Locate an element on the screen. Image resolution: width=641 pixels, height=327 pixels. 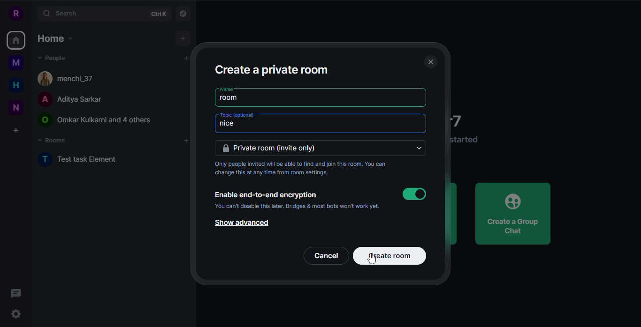
people is located at coordinates (53, 57).